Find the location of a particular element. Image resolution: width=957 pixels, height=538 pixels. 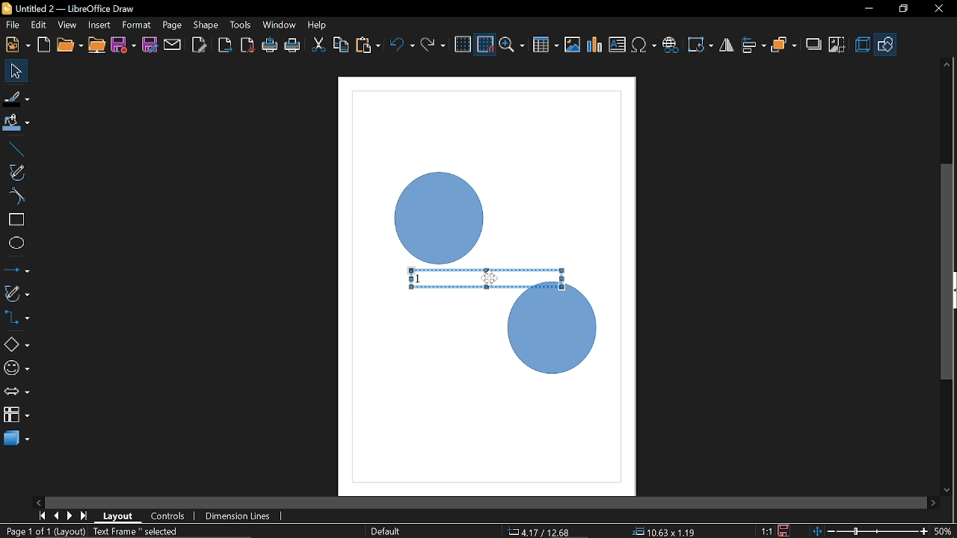

Paste is located at coordinates (367, 46).